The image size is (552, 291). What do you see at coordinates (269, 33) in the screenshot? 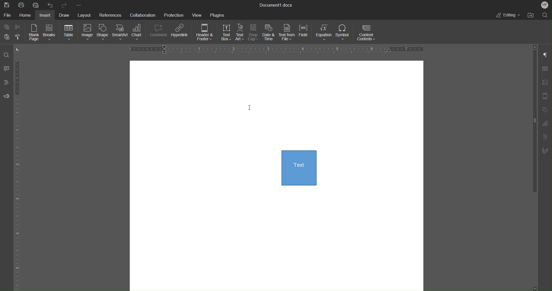
I see `Date & Time` at bounding box center [269, 33].